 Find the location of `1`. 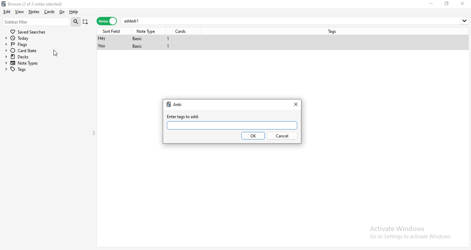

1 is located at coordinates (169, 47).